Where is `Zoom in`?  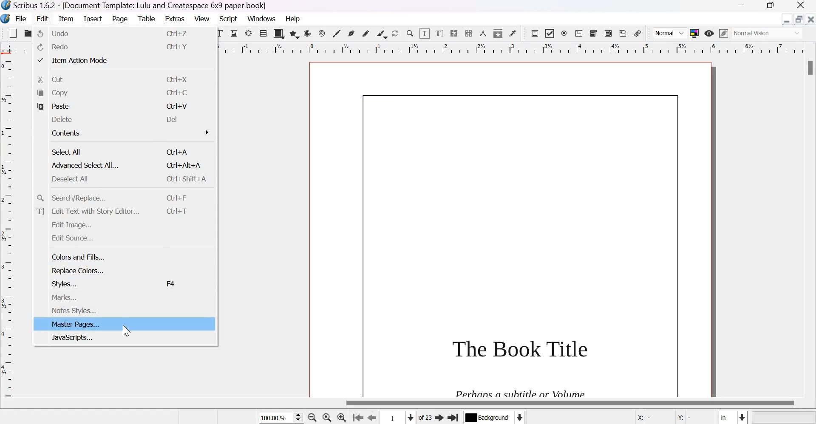 Zoom in is located at coordinates (343, 417).